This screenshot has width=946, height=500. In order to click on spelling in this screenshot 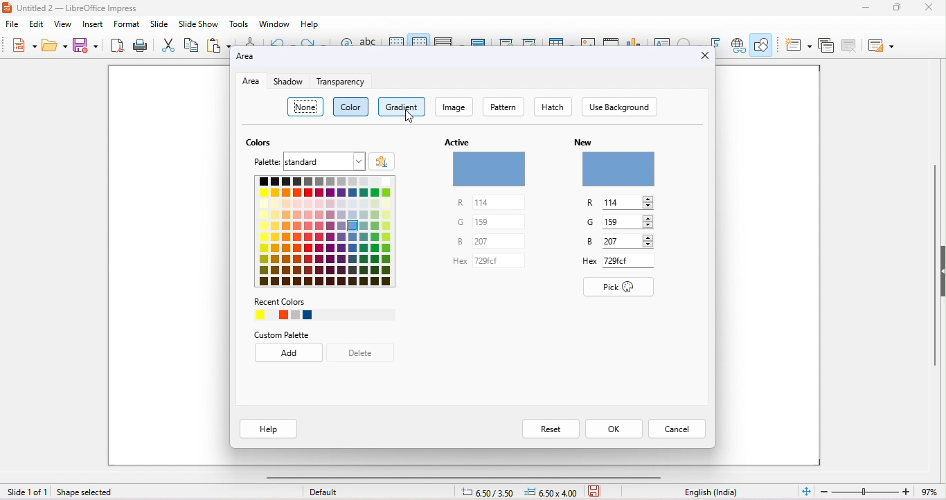, I will do `click(368, 40)`.